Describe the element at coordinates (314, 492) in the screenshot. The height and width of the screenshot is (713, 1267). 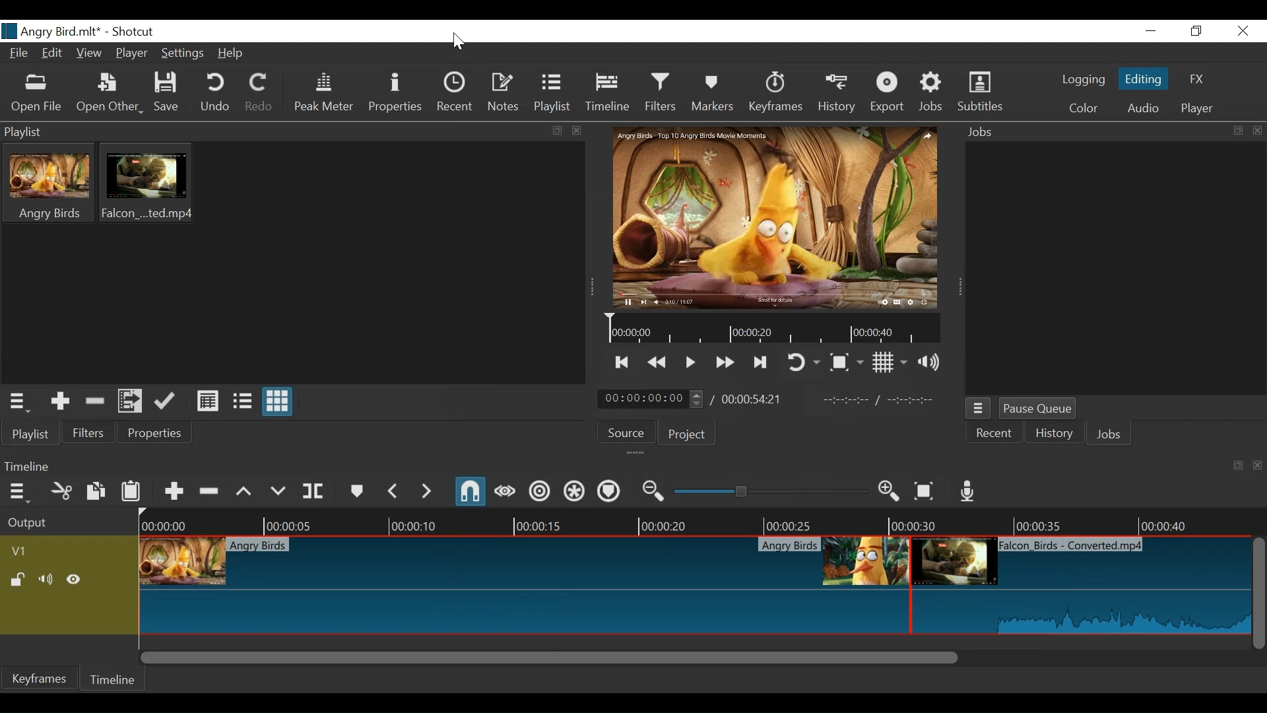
I see `Split at playhead` at that location.